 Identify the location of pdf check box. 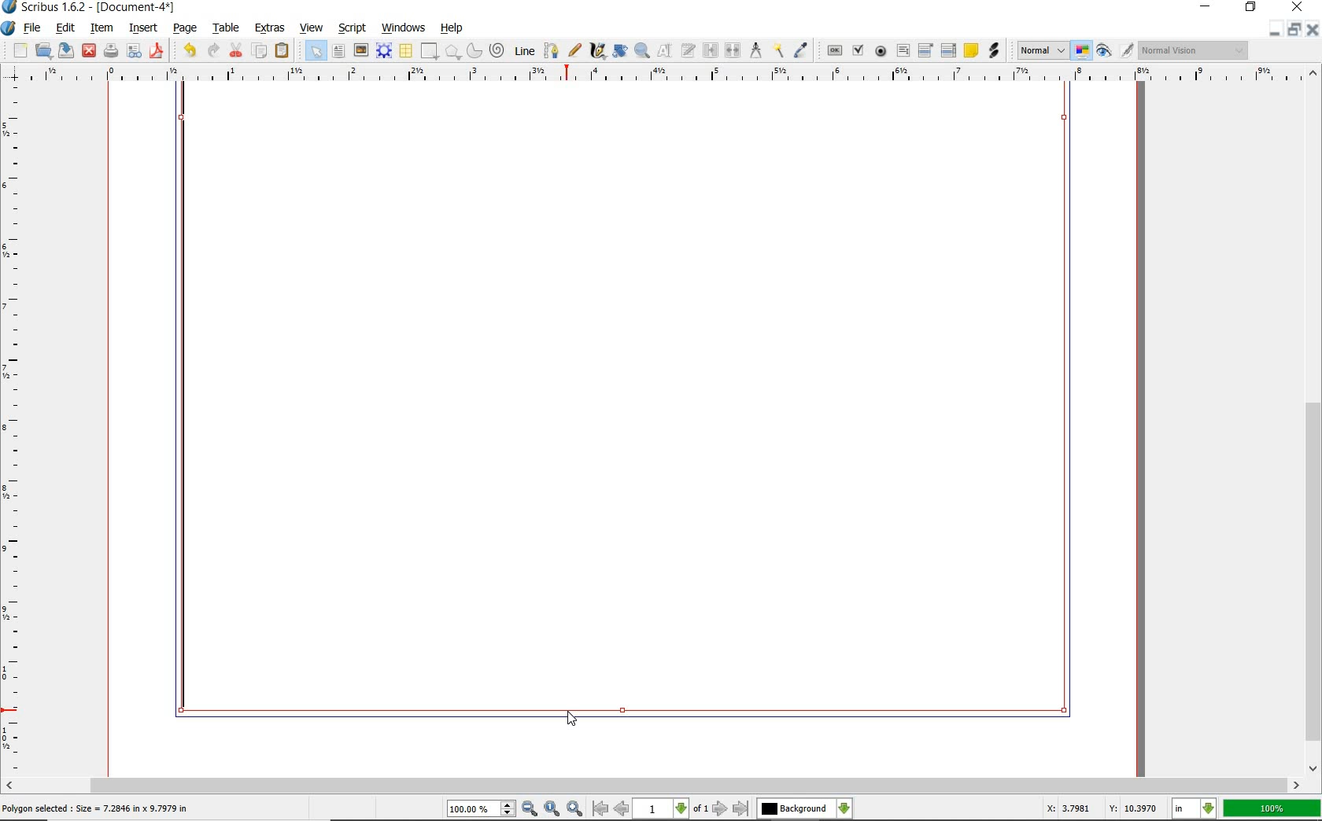
(858, 50).